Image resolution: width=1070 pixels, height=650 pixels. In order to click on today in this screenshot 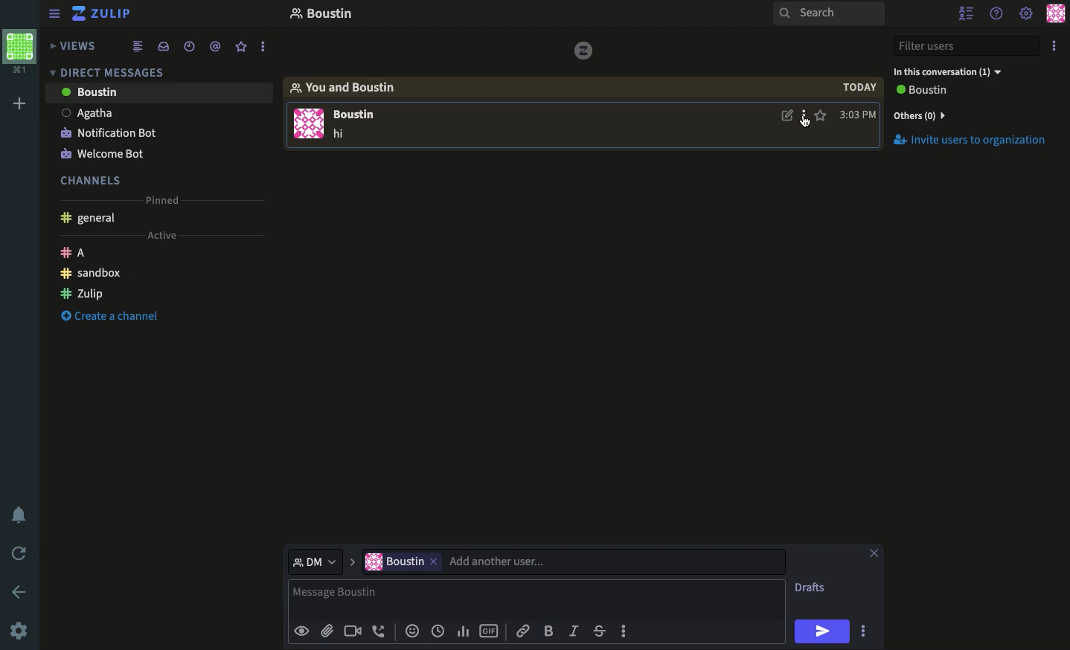, I will do `click(861, 88)`.